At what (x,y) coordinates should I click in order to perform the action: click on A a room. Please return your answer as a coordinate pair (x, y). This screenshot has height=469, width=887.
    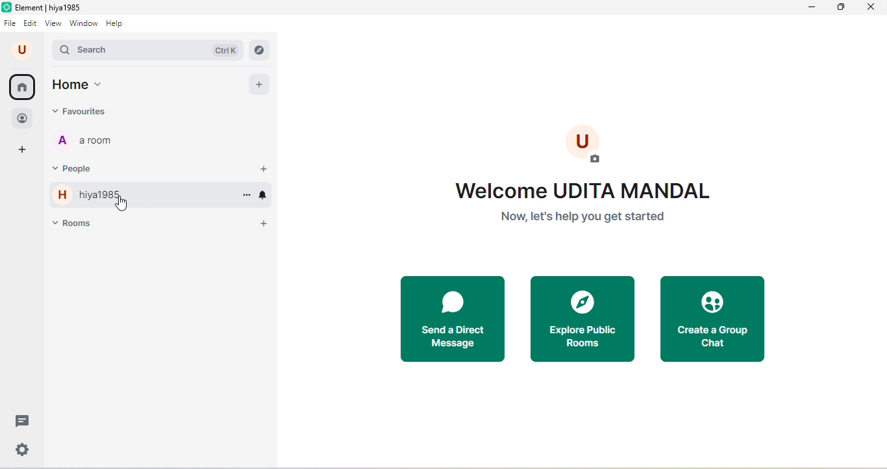
    Looking at the image, I should click on (92, 140).